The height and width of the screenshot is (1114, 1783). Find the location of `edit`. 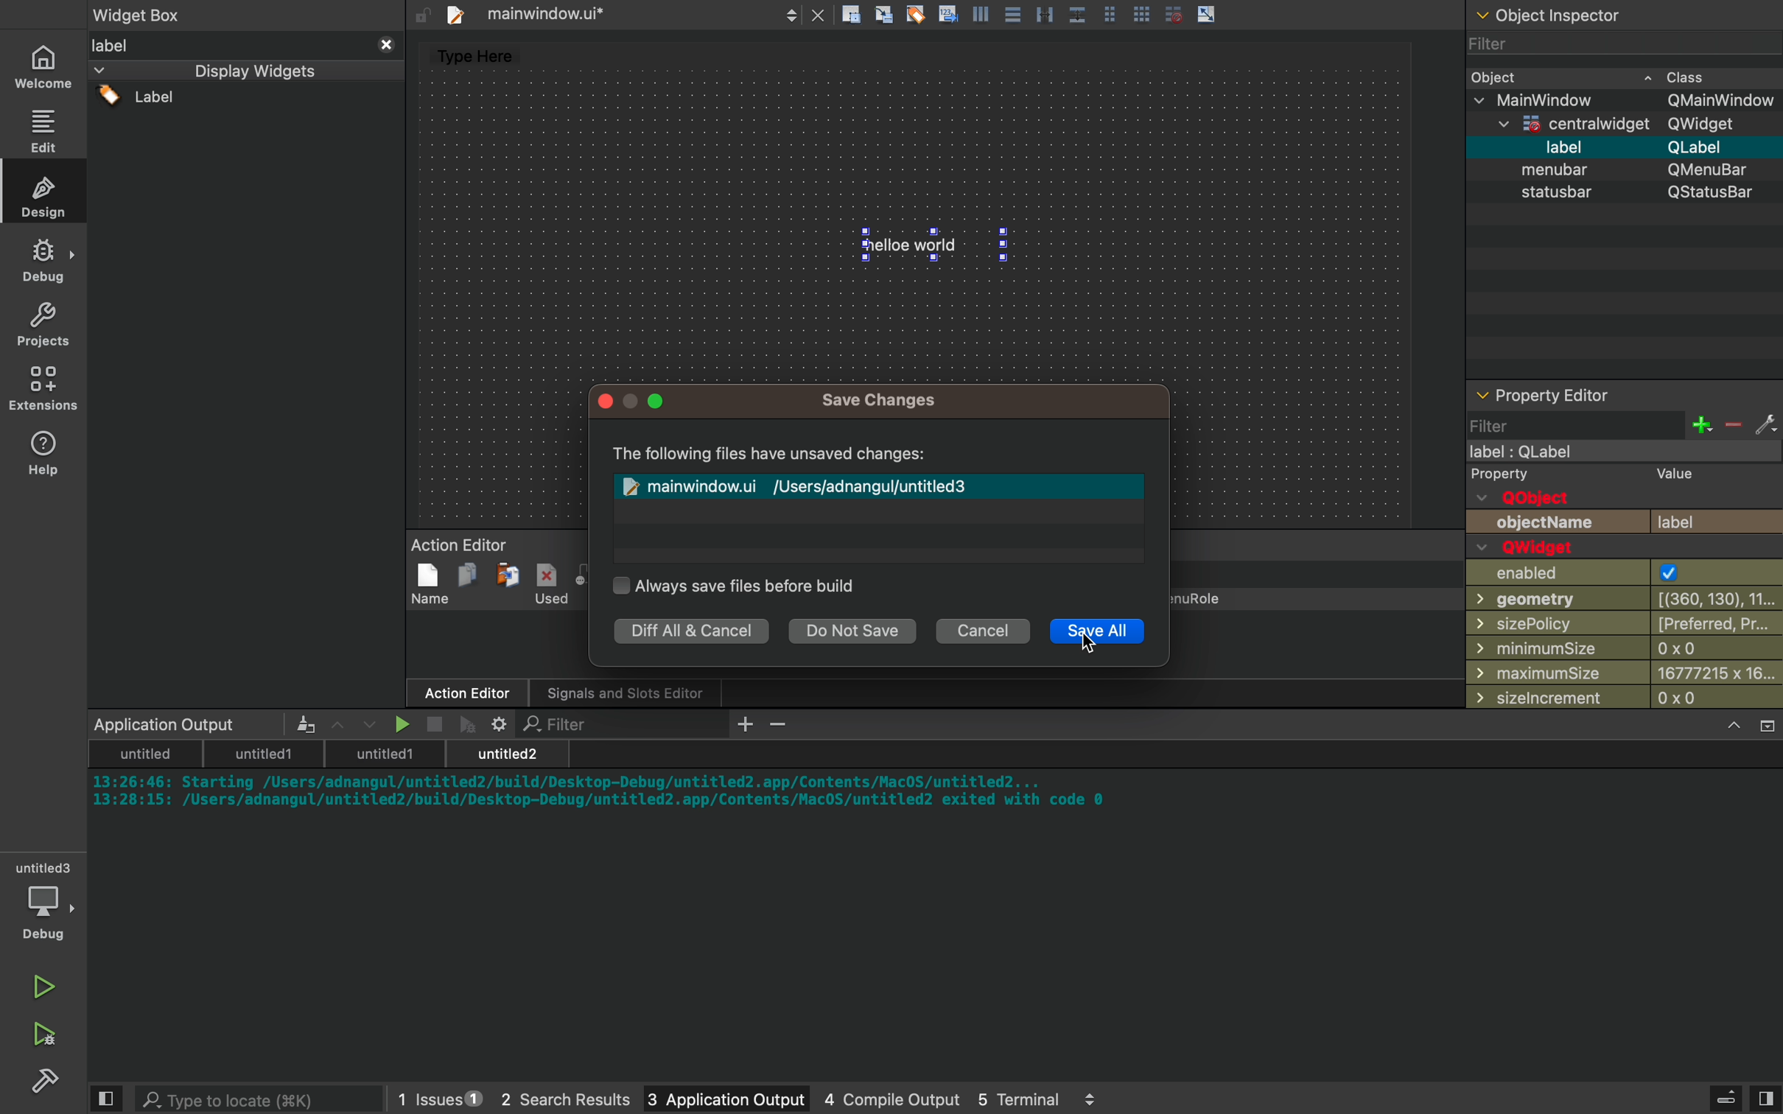

edit is located at coordinates (46, 130).